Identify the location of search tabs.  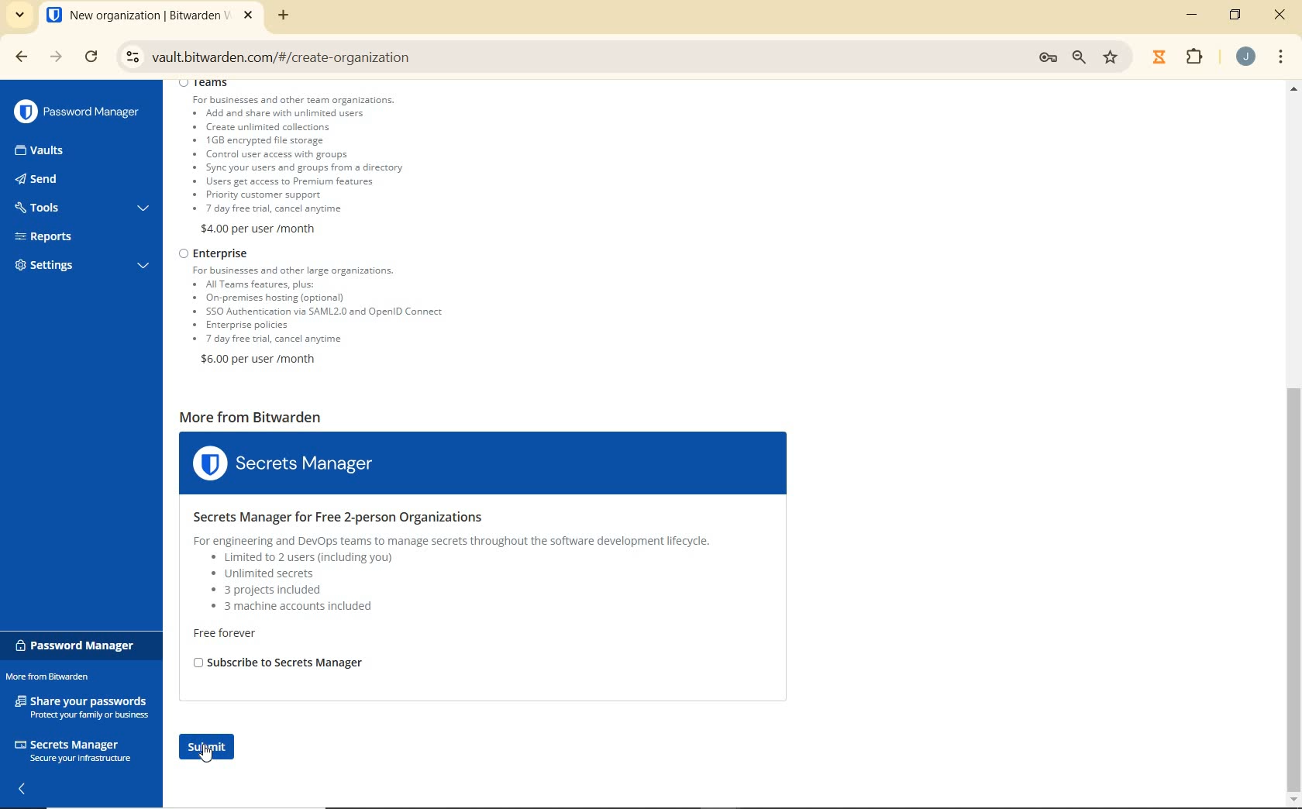
(19, 16).